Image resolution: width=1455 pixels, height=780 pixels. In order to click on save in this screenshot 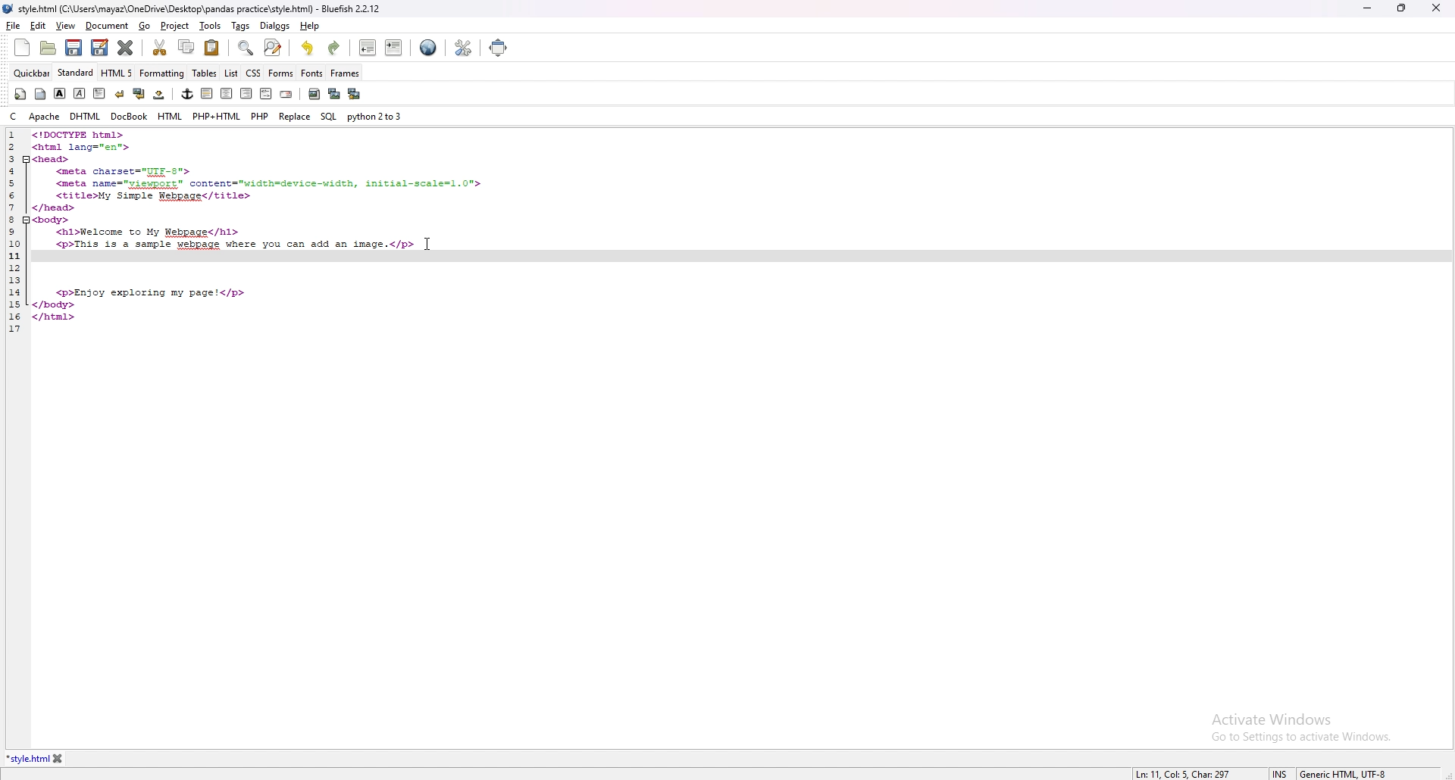, I will do `click(74, 48)`.